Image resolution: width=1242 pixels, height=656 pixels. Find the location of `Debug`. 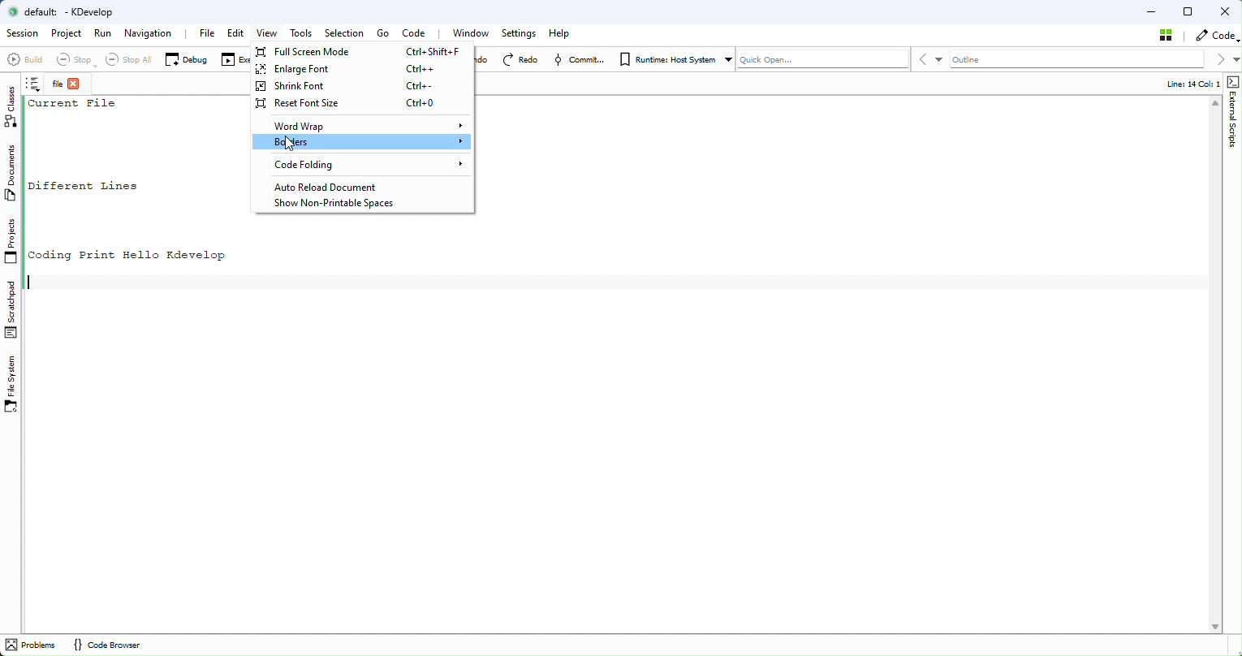

Debug is located at coordinates (186, 58).